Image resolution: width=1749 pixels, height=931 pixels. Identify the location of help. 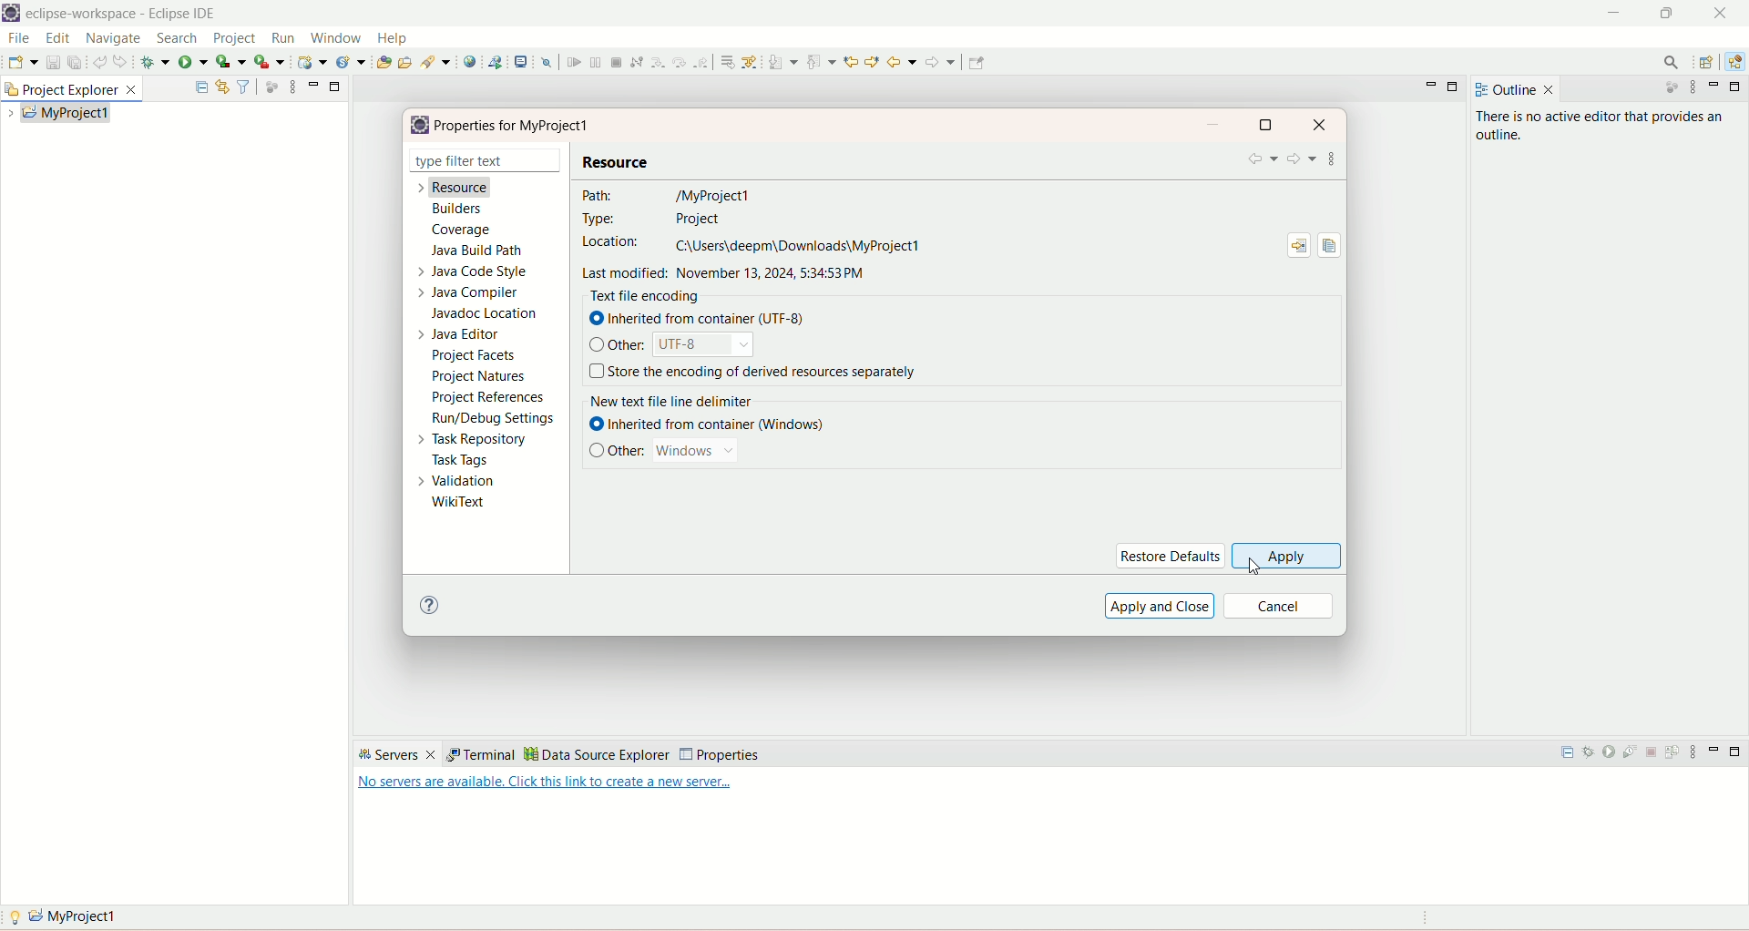
(427, 605).